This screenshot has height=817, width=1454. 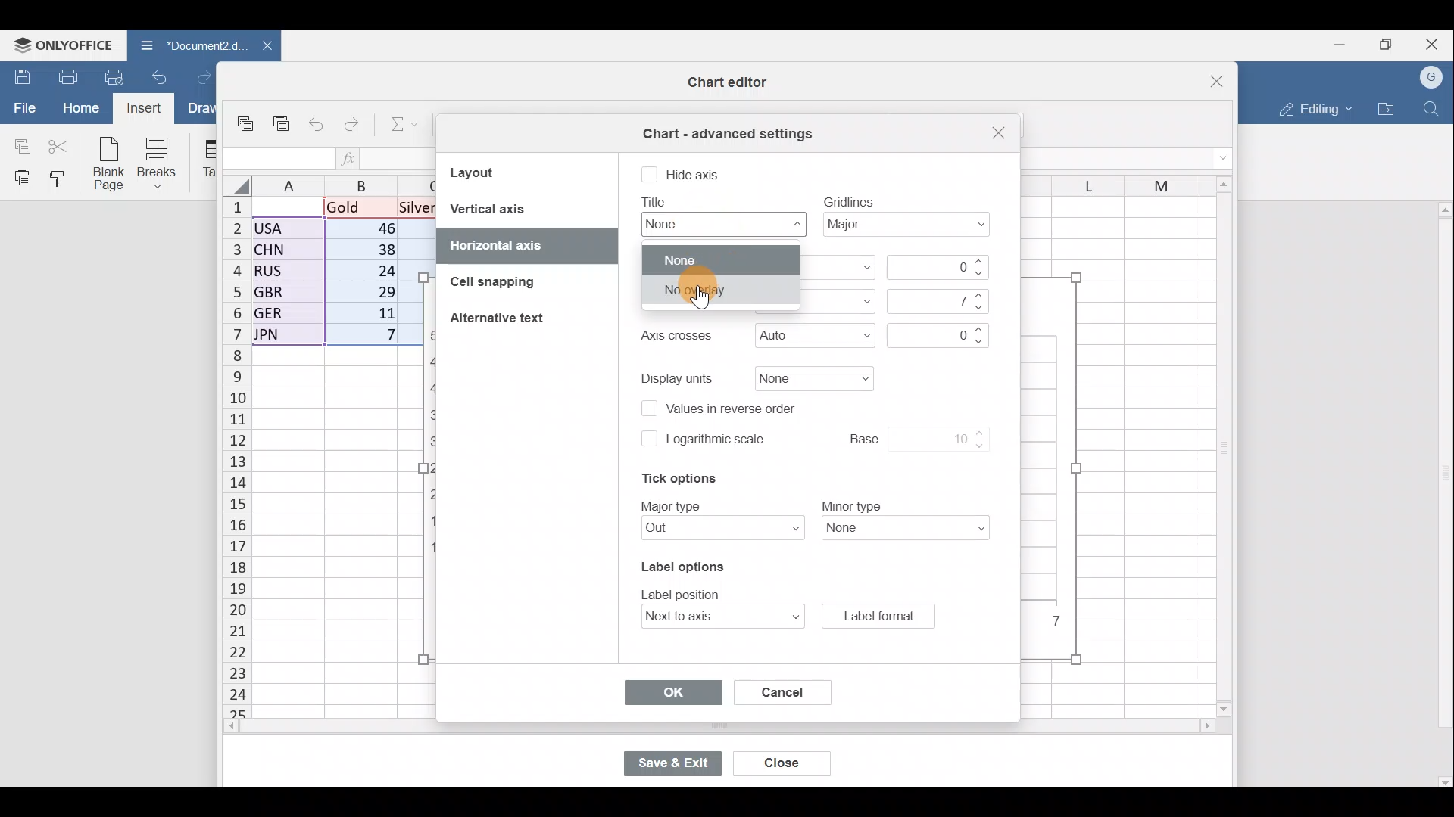 I want to click on File, so click(x=23, y=108).